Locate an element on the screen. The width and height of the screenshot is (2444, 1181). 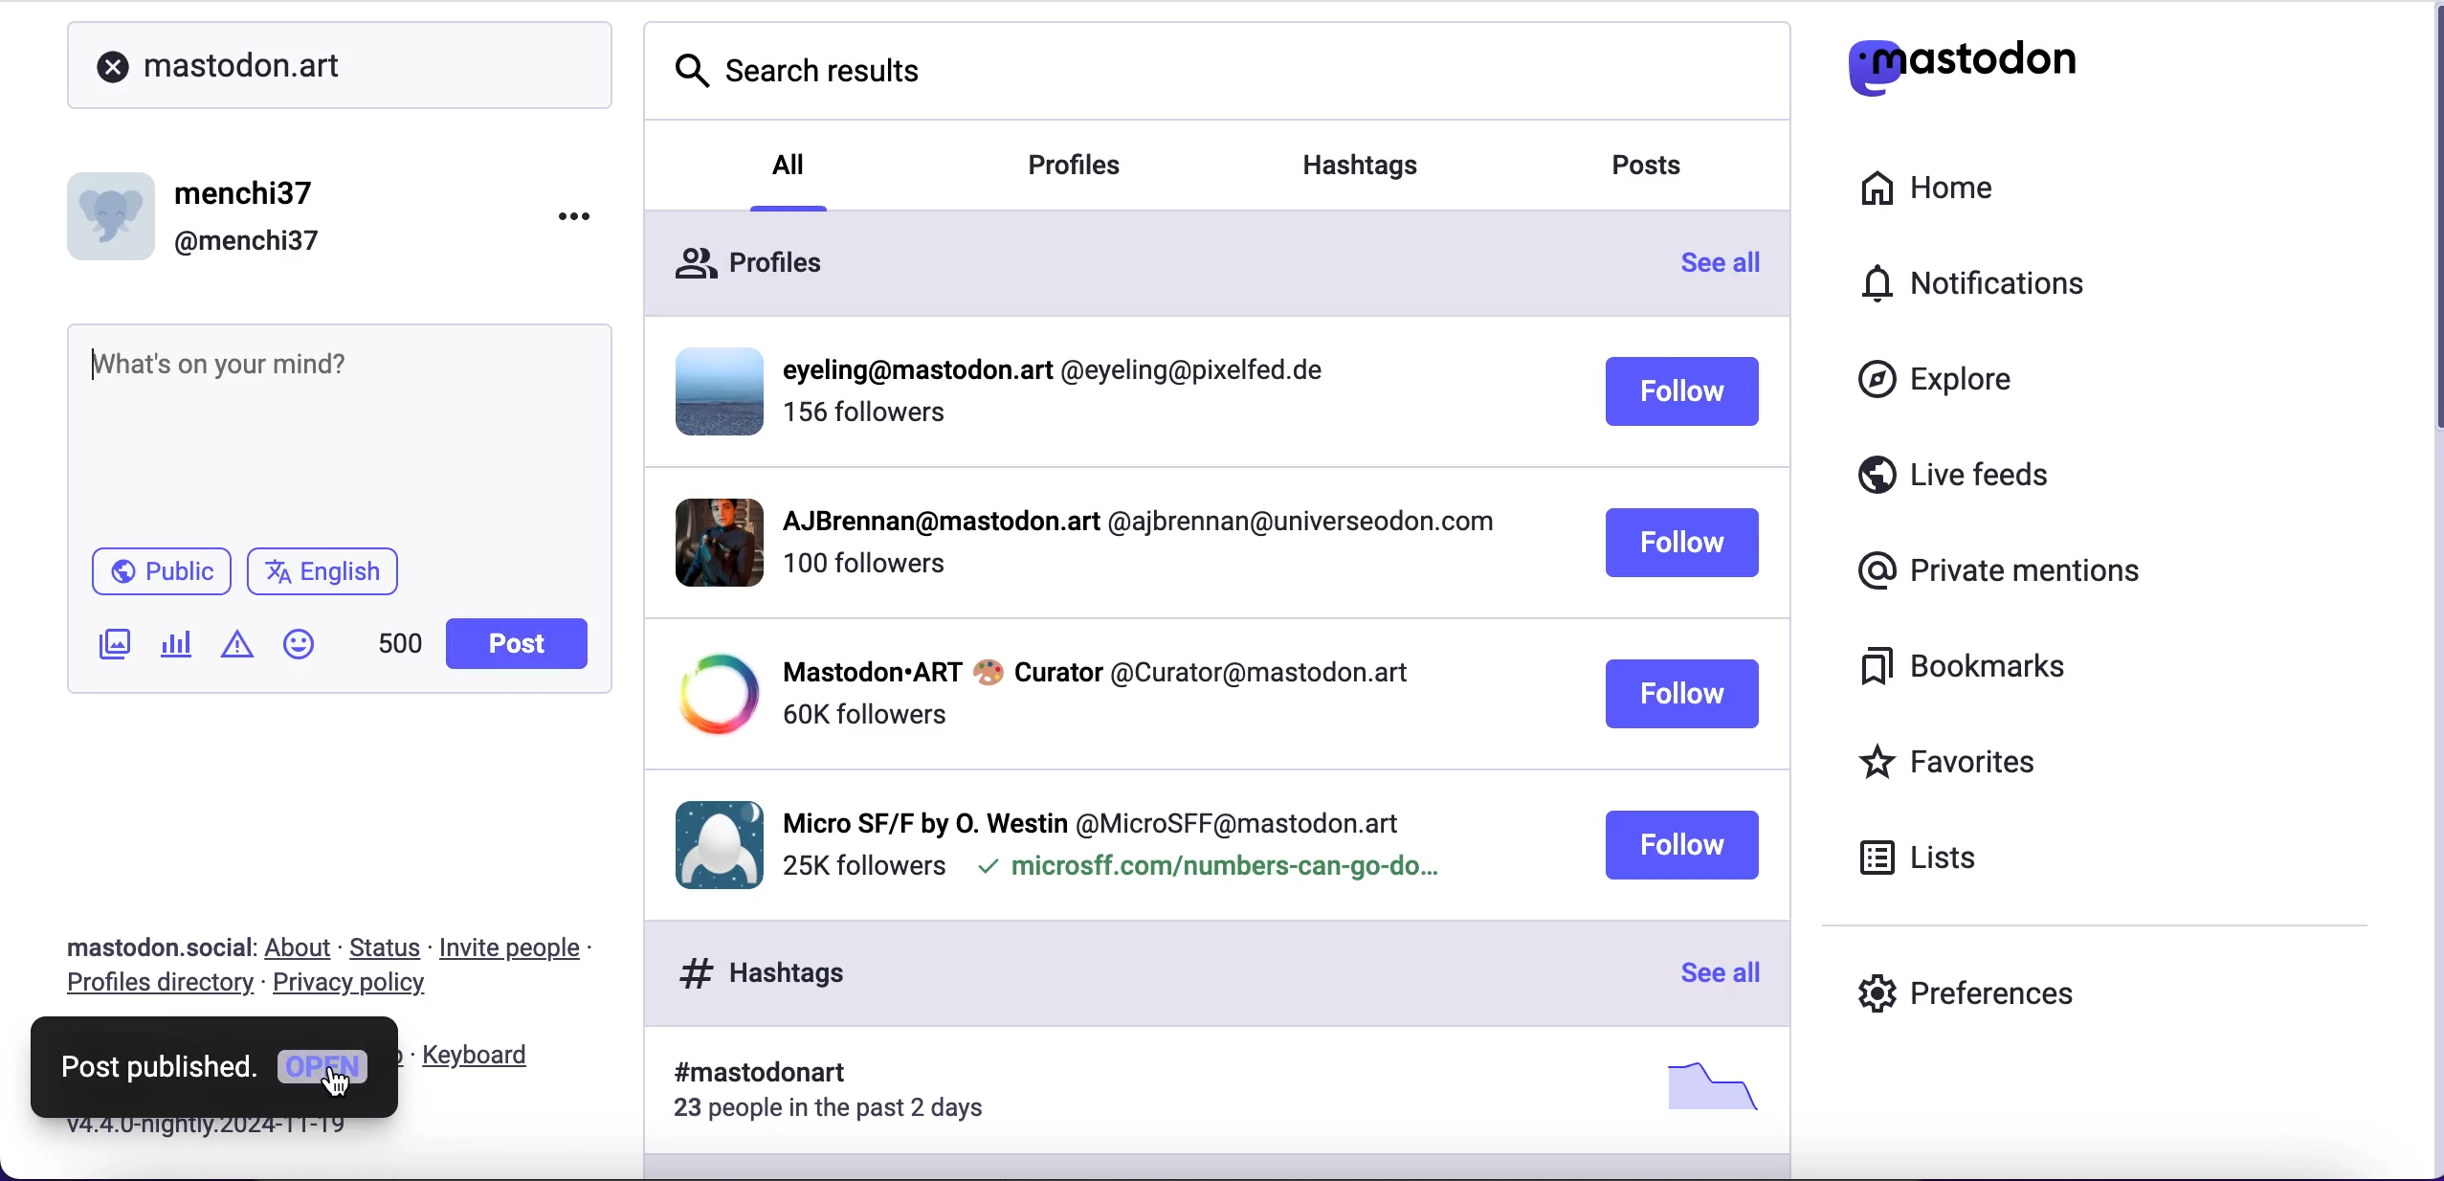
post is located at coordinates (515, 642).